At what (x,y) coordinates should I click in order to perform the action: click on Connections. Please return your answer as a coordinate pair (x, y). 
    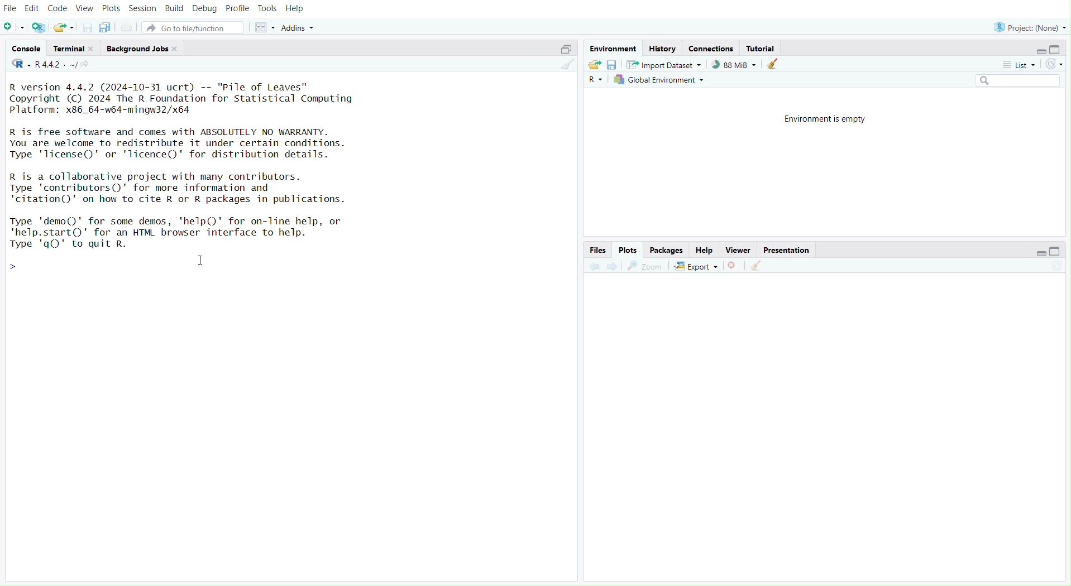
    Looking at the image, I should click on (712, 49).